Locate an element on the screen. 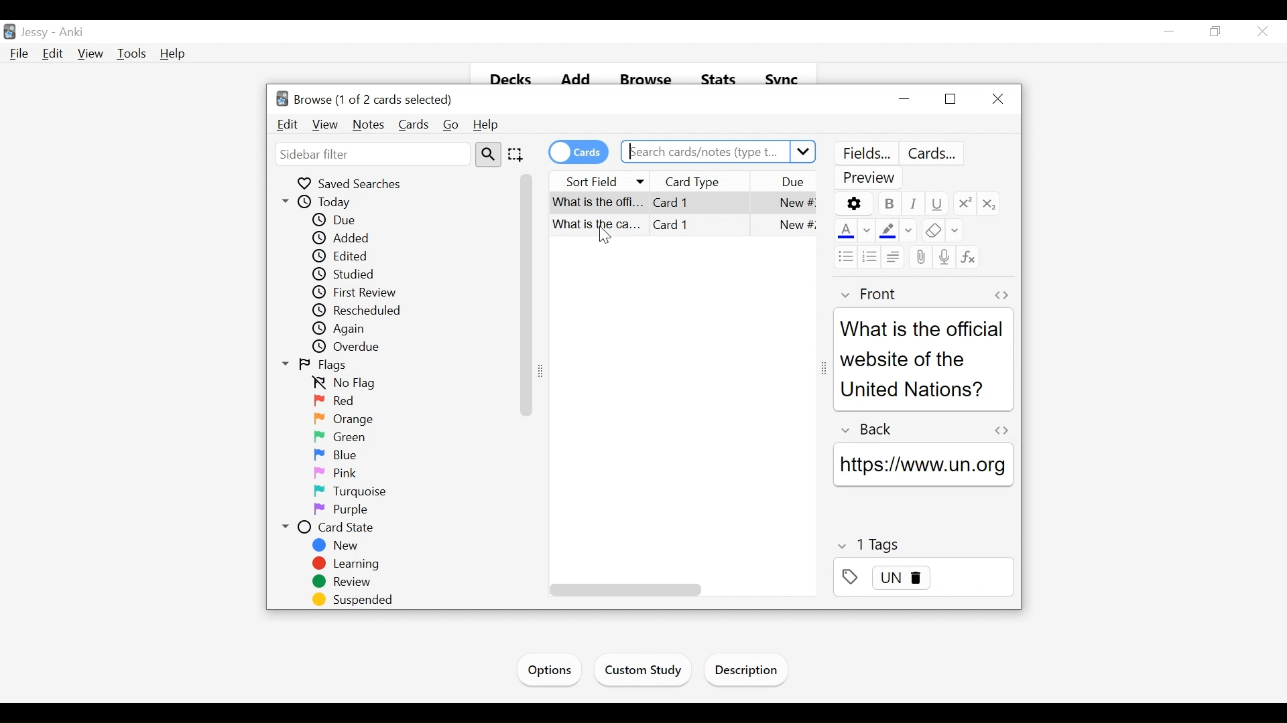 The width and height of the screenshot is (1287, 723). Green is located at coordinates (339, 436).